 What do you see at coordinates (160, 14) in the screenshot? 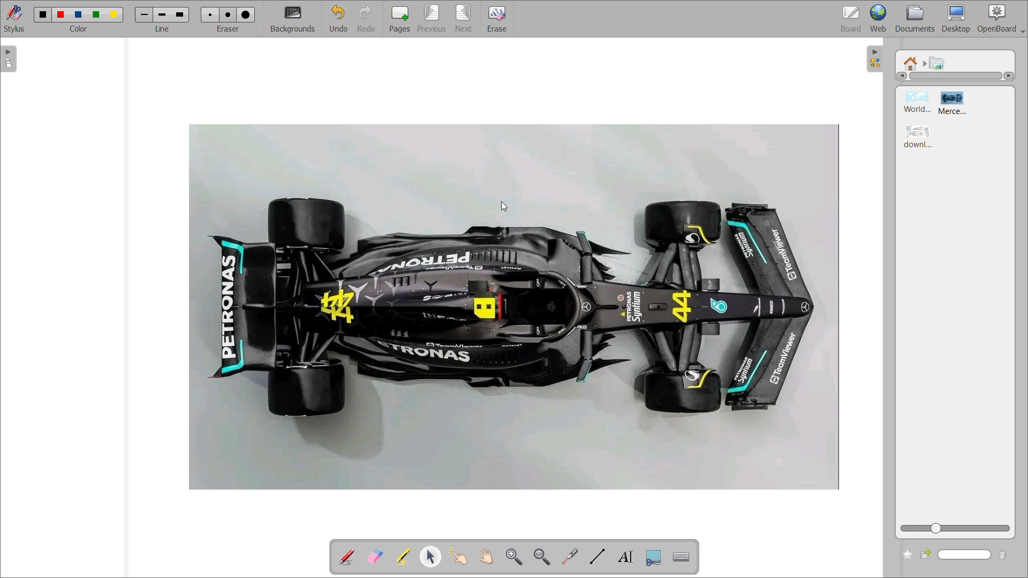
I see `line 2` at bounding box center [160, 14].